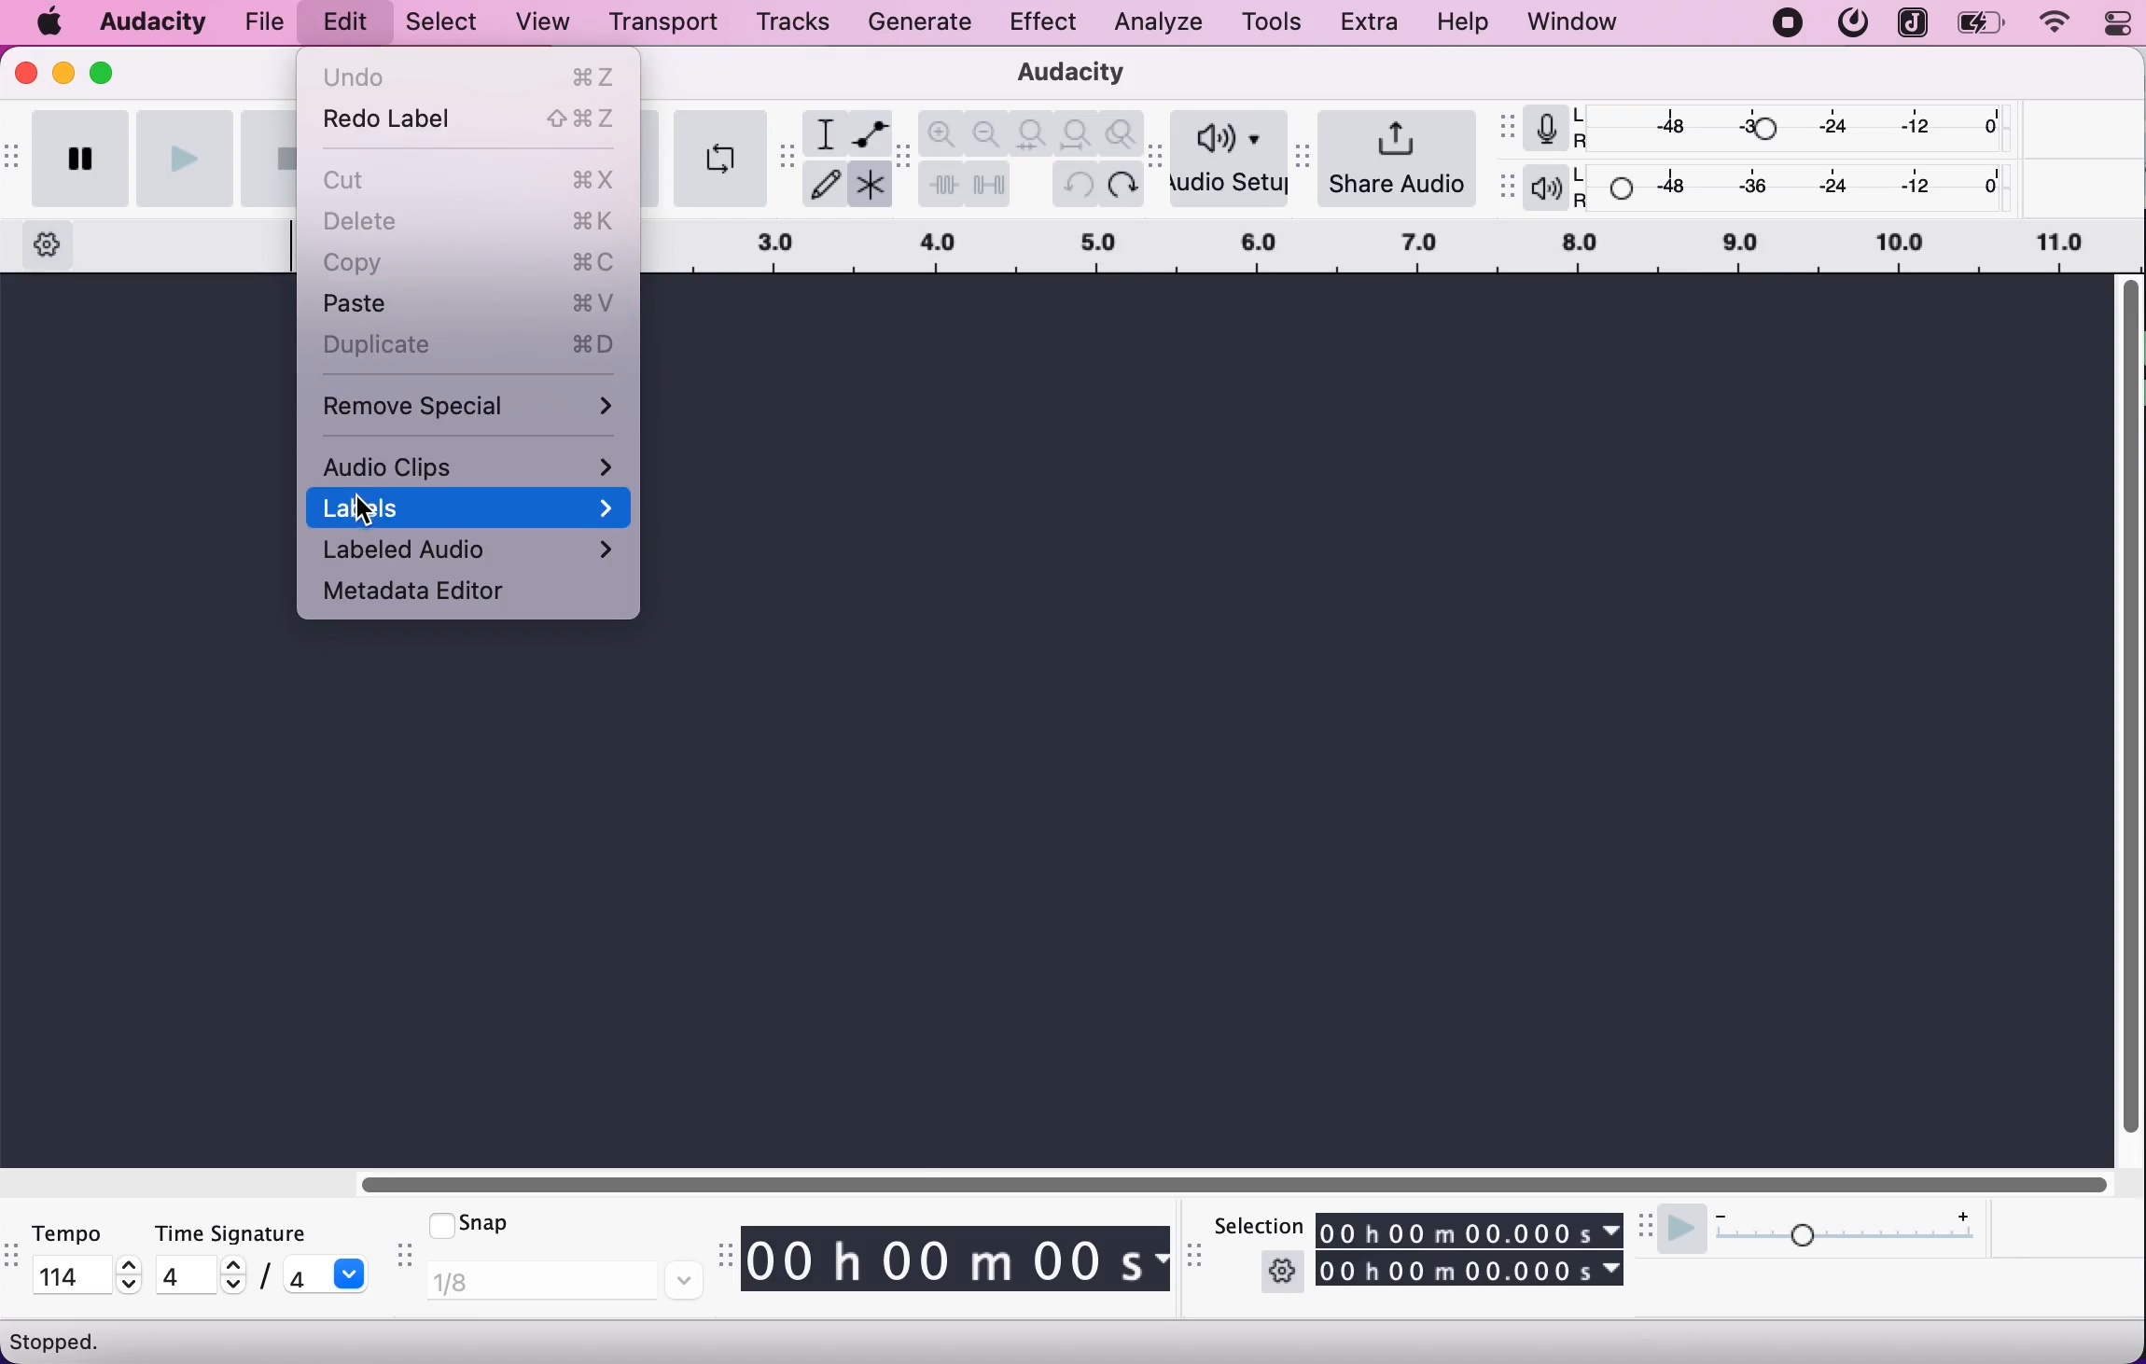  What do you see at coordinates (353, 1274) in the screenshot?
I see `dropdown` at bounding box center [353, 1274].